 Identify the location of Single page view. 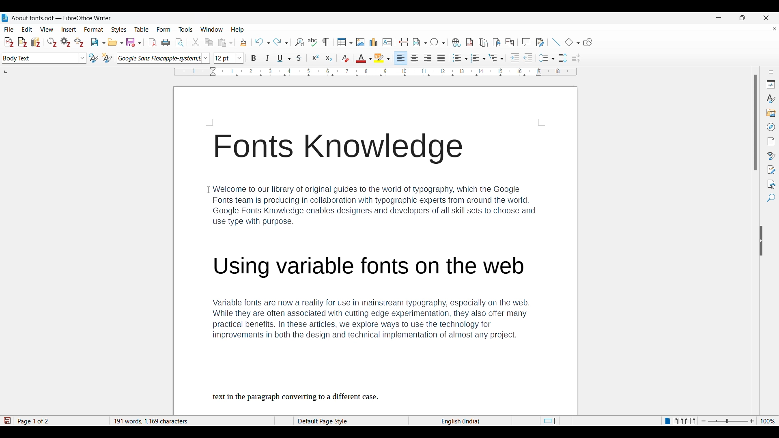
(667, 421).